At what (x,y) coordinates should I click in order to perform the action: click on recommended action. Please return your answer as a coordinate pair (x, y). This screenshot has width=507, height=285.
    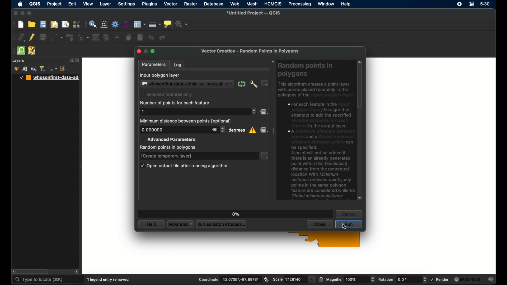
    Looking at the image, I should click on (252, 130).